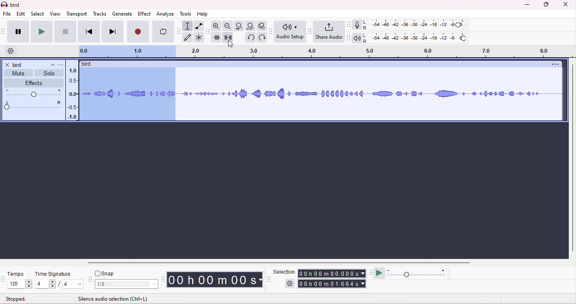 This screenshot has width=576, height=304. I want to click on timeline options, so click(11, 51).